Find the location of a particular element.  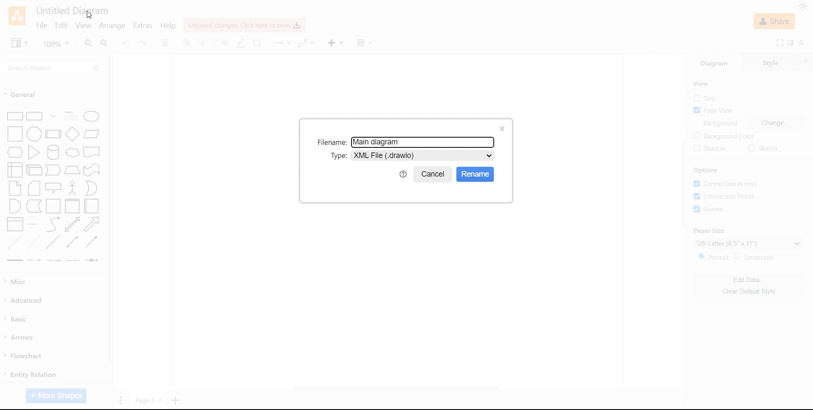

Zoom in  is located at coordinates (88, 43).